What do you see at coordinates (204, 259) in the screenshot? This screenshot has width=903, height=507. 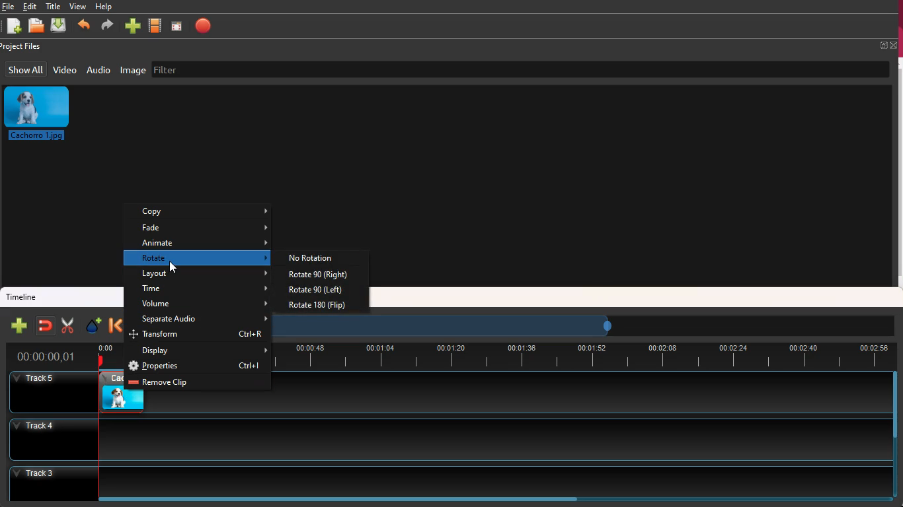 I see `rotate` at bounding box center [204, 259].